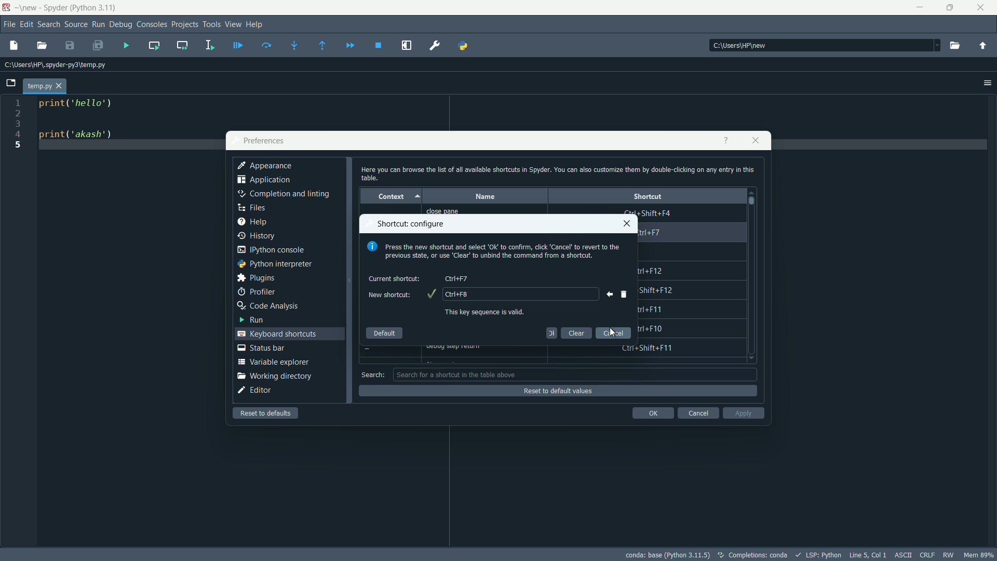  Describe the element at coordinates (152, 24) in the screenshot. I see `consoles menu` at that location.